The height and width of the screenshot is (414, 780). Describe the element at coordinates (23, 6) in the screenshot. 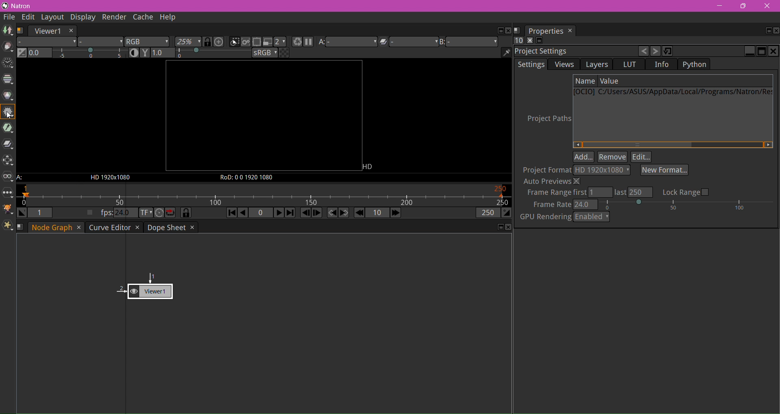

I see `Application Name` at that location.